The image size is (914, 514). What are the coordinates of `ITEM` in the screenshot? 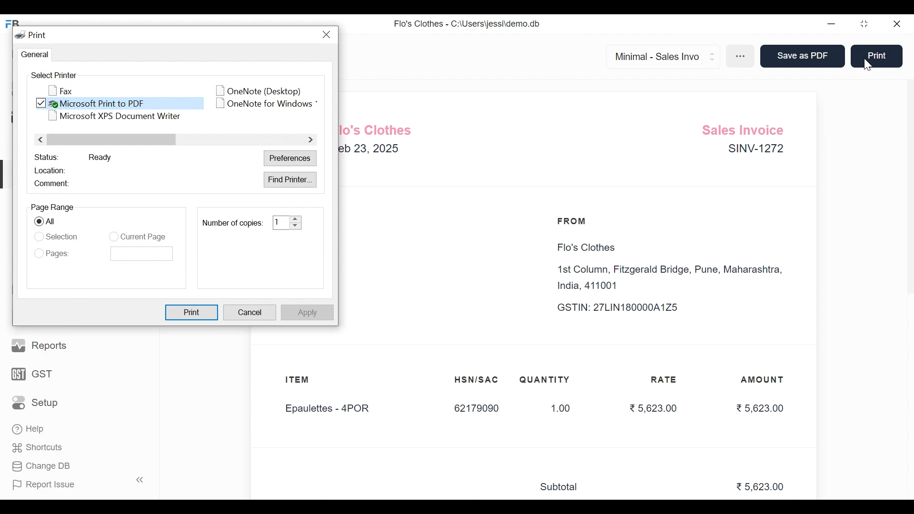 It's located at (307, 381).